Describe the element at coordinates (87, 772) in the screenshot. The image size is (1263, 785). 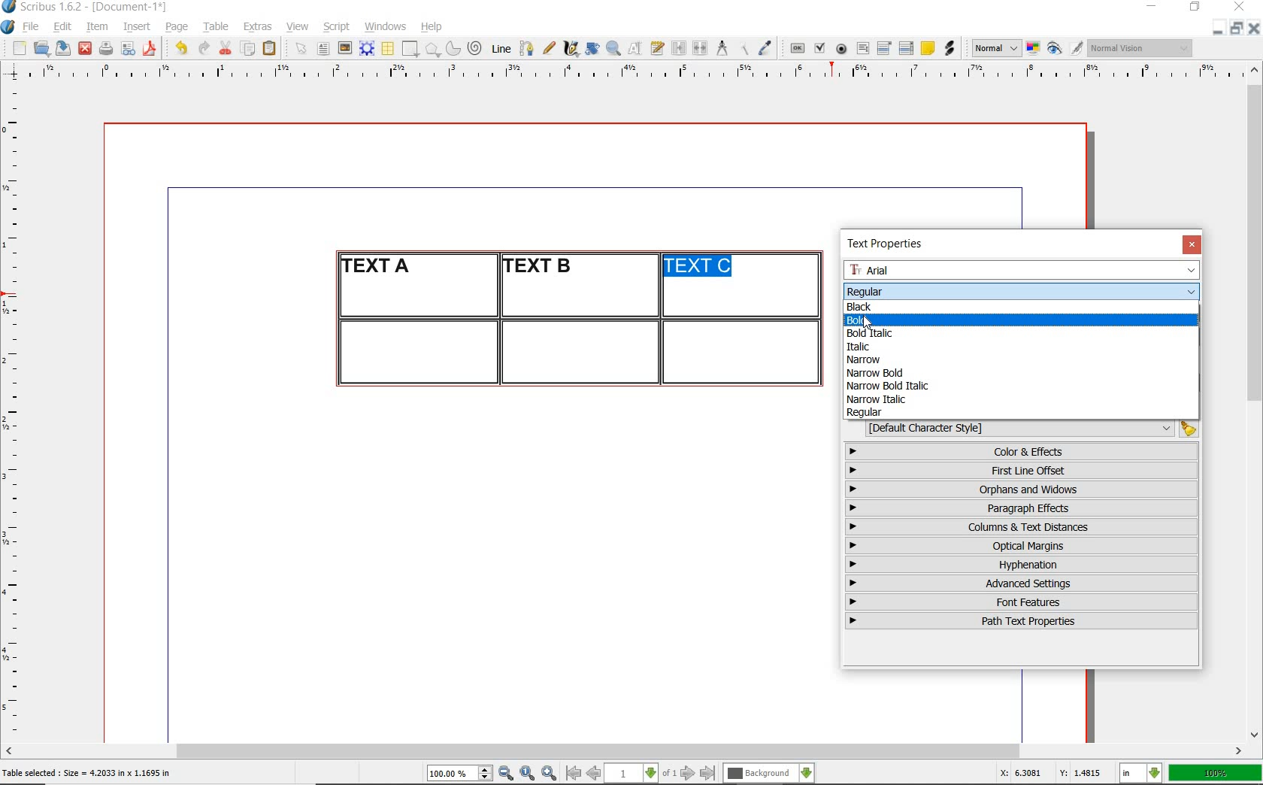
I see `Table selected : Size = 4.2033 in x 1.1695 in` at that location.